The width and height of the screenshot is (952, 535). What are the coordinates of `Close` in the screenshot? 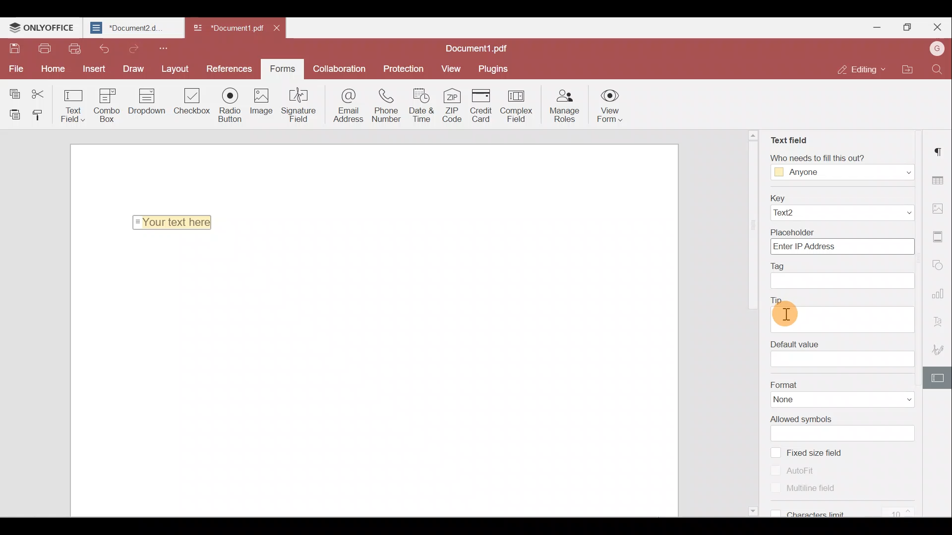 It's located at (938, 26).